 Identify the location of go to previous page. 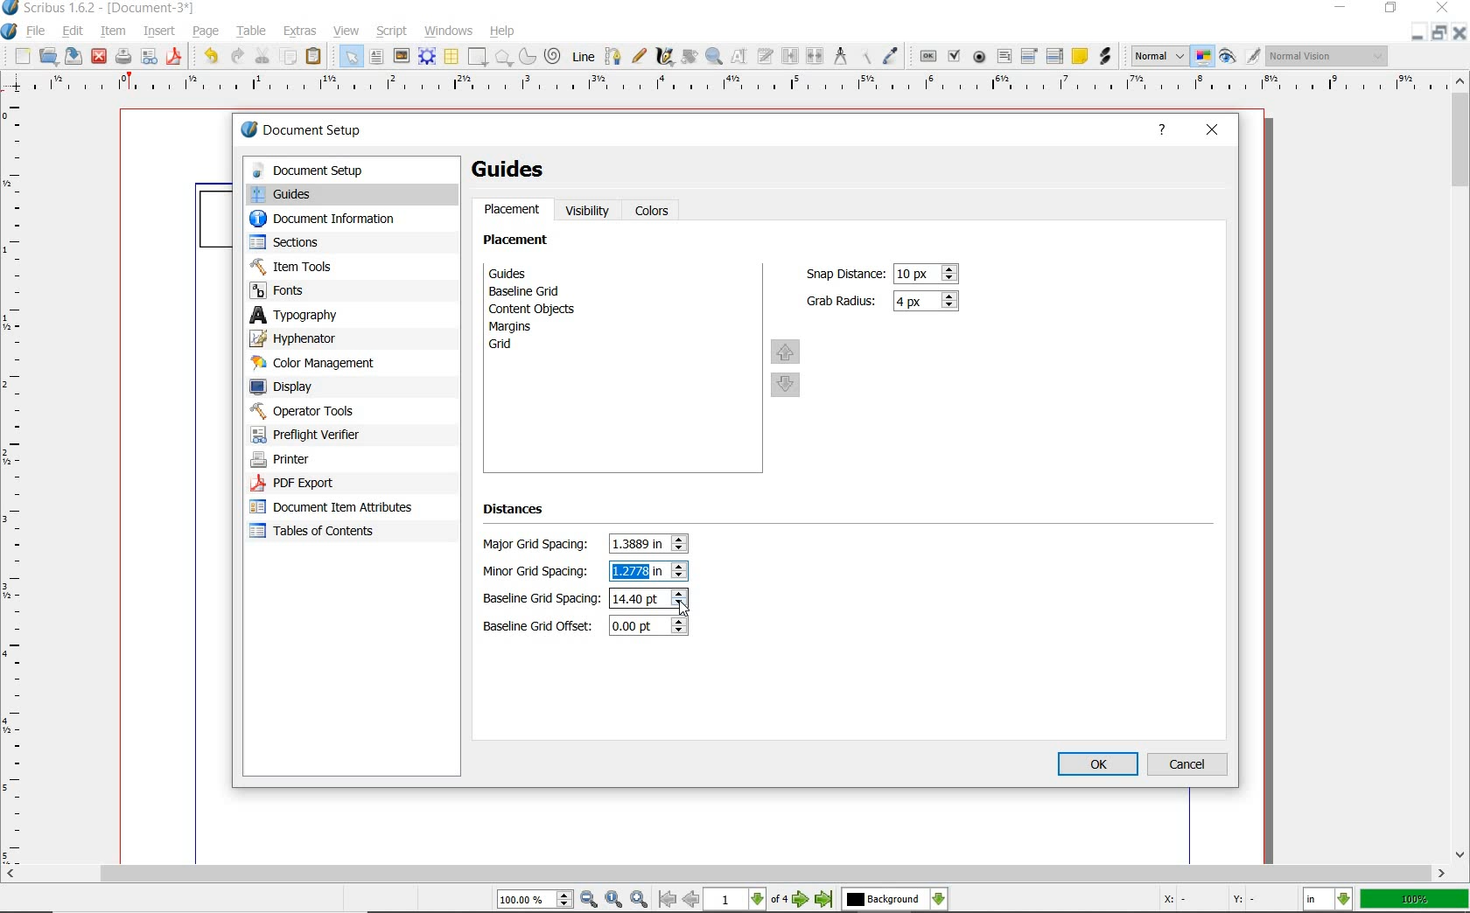
(692, 900).